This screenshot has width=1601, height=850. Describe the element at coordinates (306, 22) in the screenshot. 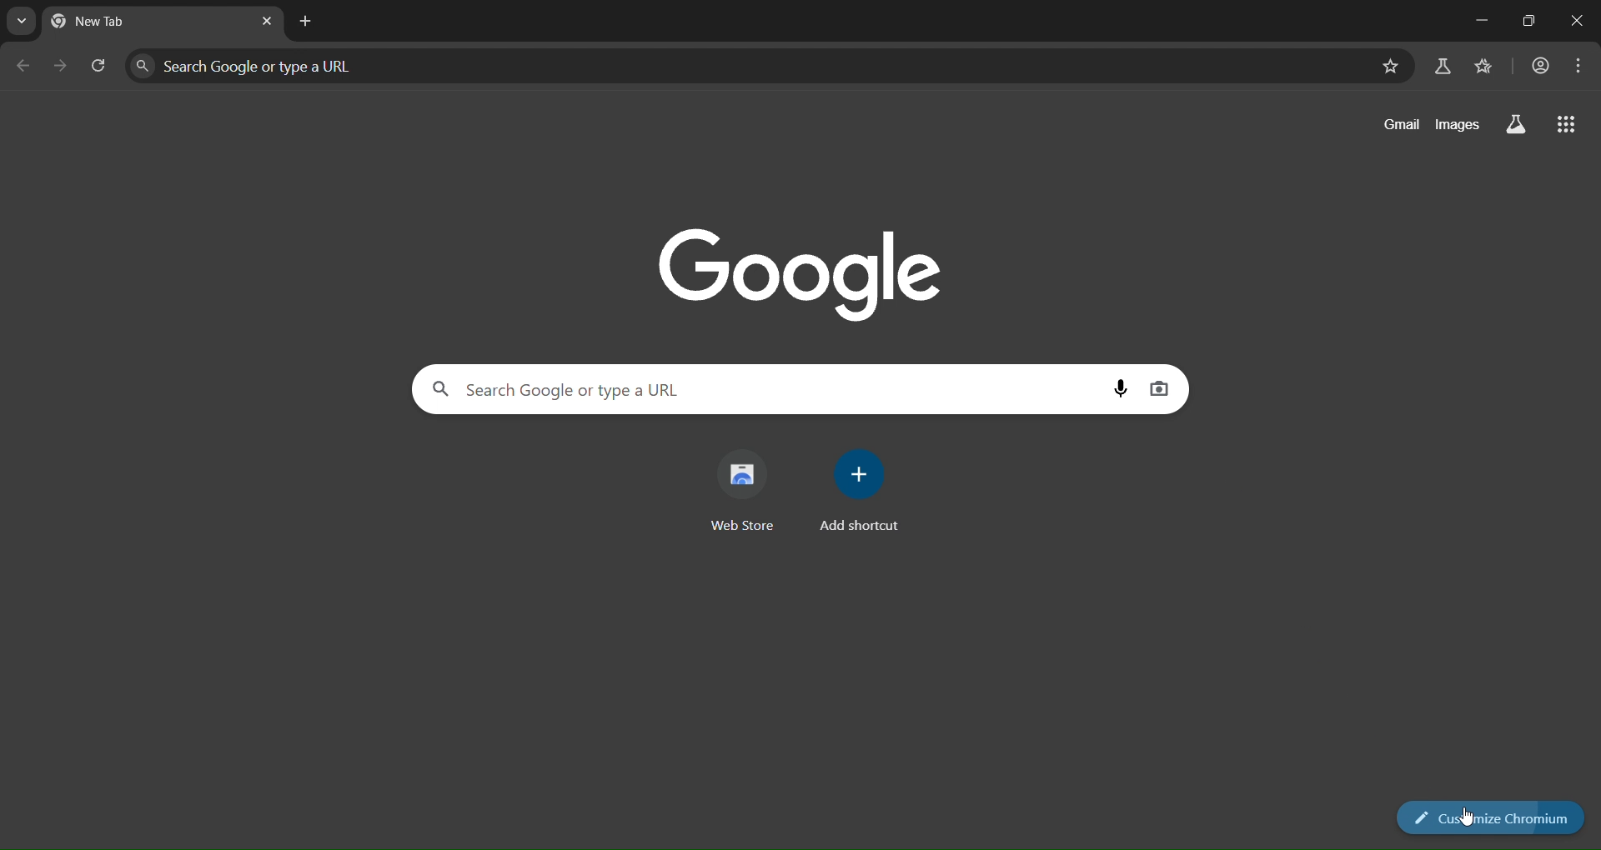

I see `new tab` at that location.